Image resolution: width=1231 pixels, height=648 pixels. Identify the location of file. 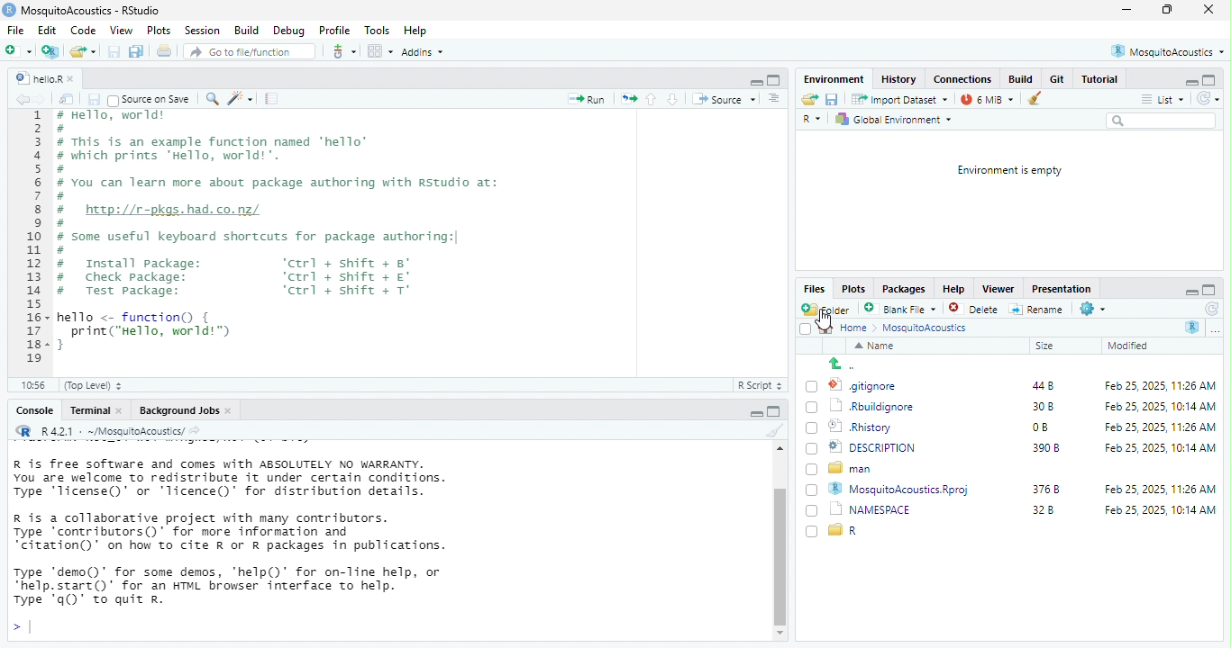
(14, 31).